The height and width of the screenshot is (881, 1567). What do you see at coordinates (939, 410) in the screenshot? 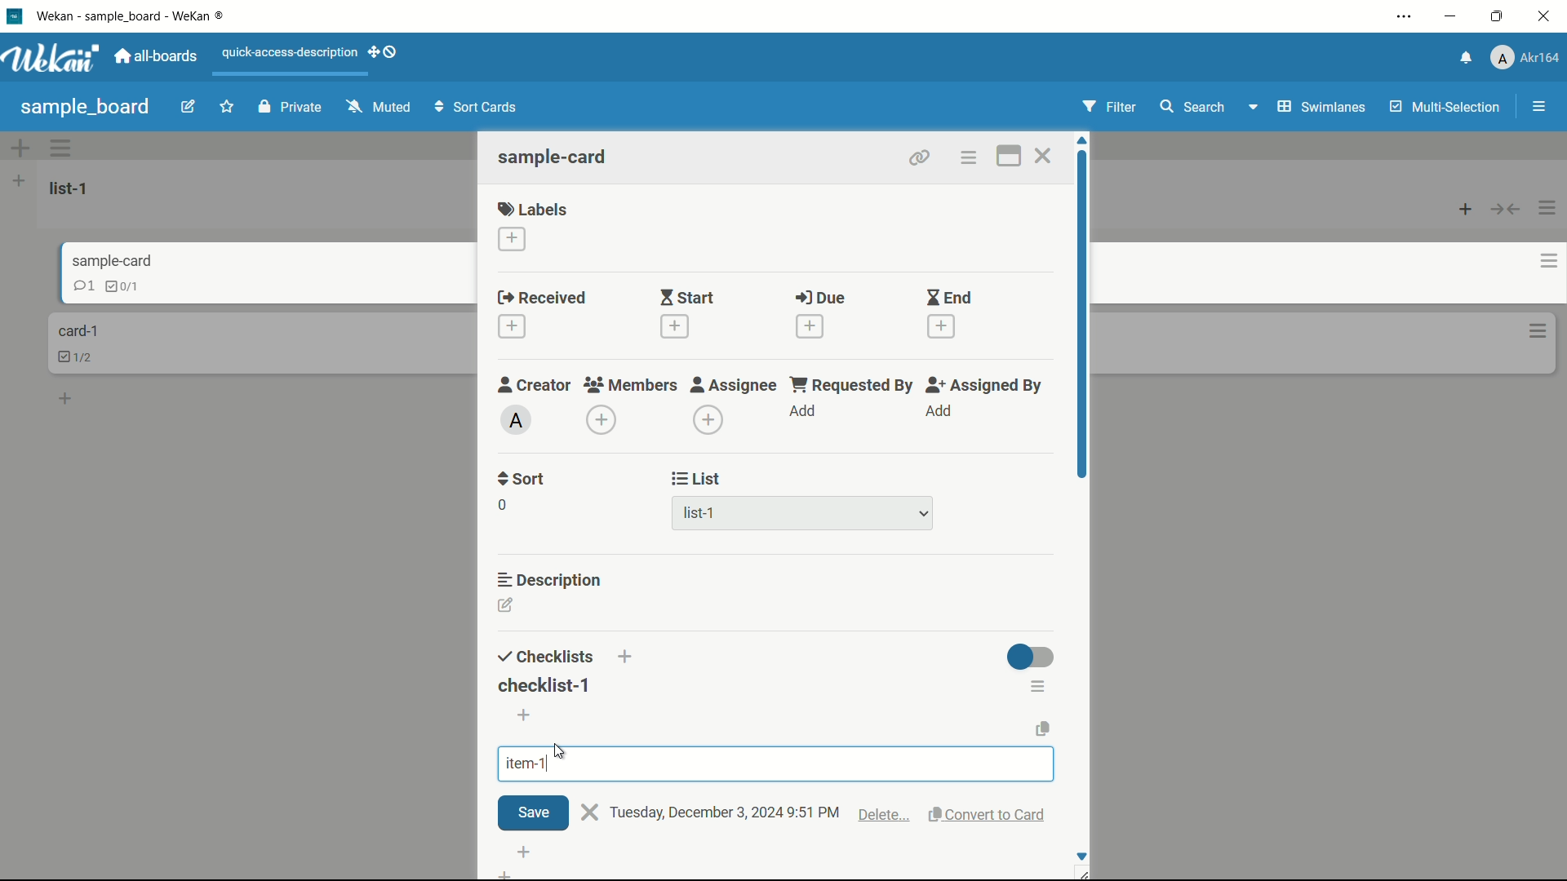
I see `add assignee` at bounding box center [939, 410].